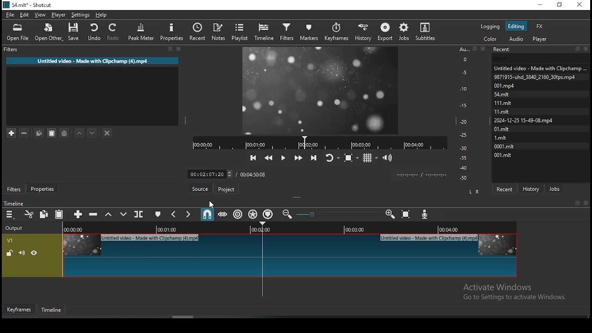 The height and width of the screenshot is (333, 592). Describe the element at coordinates (172, 31) in the screenshot. I see `properties` at that location.